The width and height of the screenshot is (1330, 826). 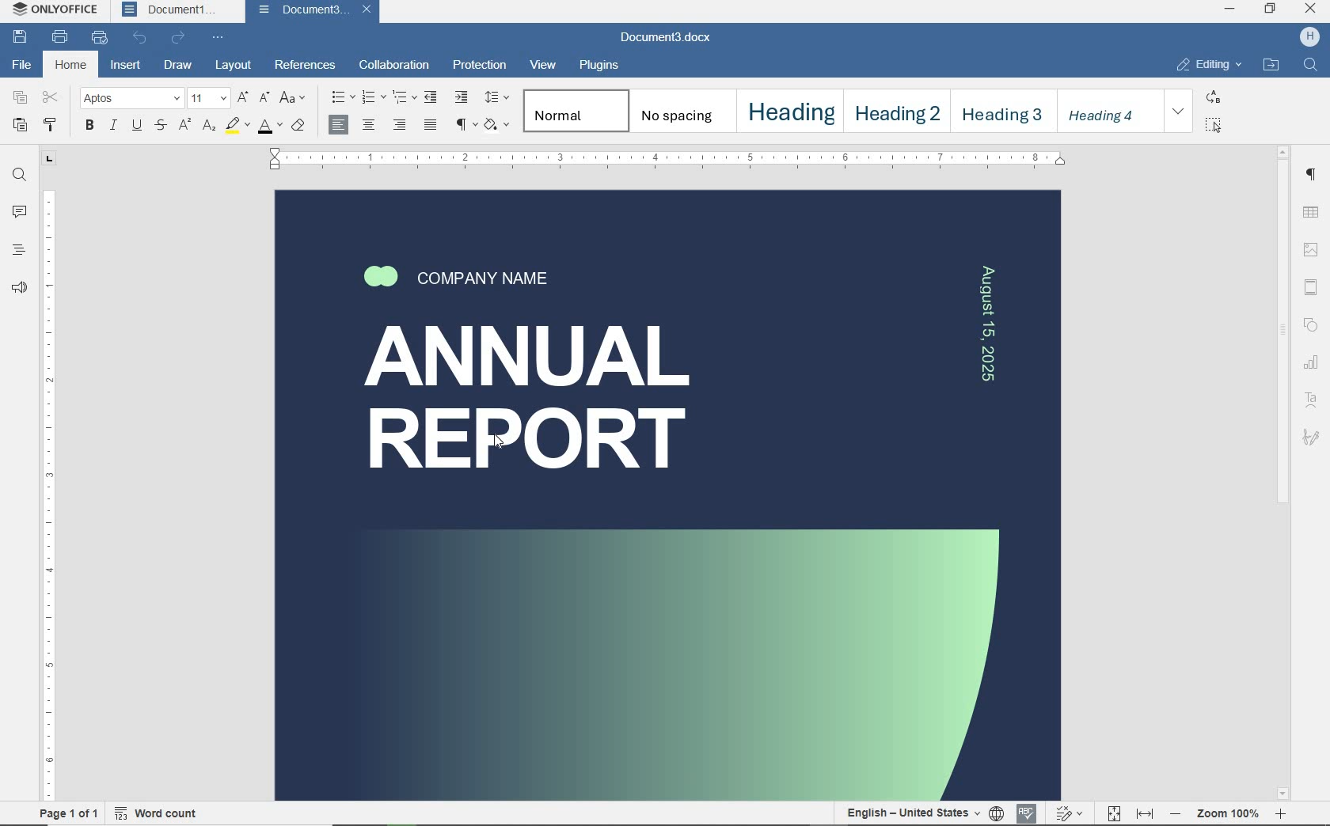 I want to click on file, so click(x=20, y=64).